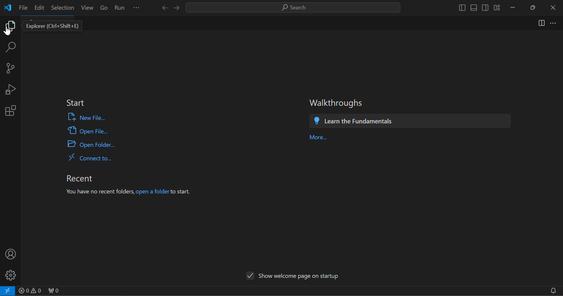 The height and width of the screenshot is (296, 563). What do you see at coordinates (292, 276) in the screenshot?
I see `show welcome page om start` at bounding box center [292, 276].